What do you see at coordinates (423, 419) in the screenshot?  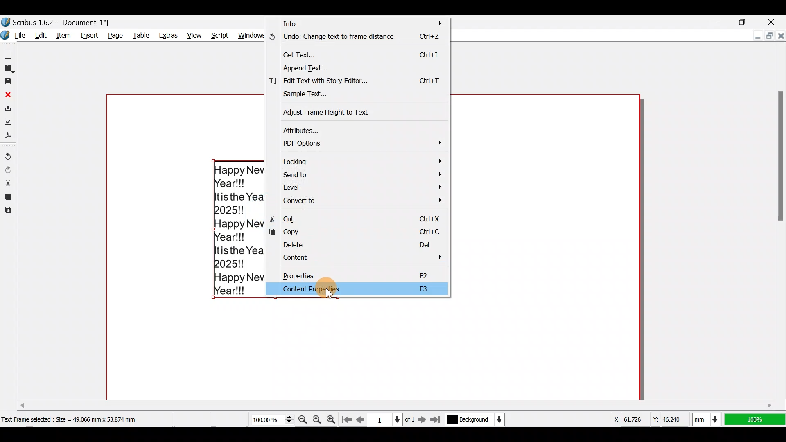 I see `Go to the next page` at bounding box center [423, 419].